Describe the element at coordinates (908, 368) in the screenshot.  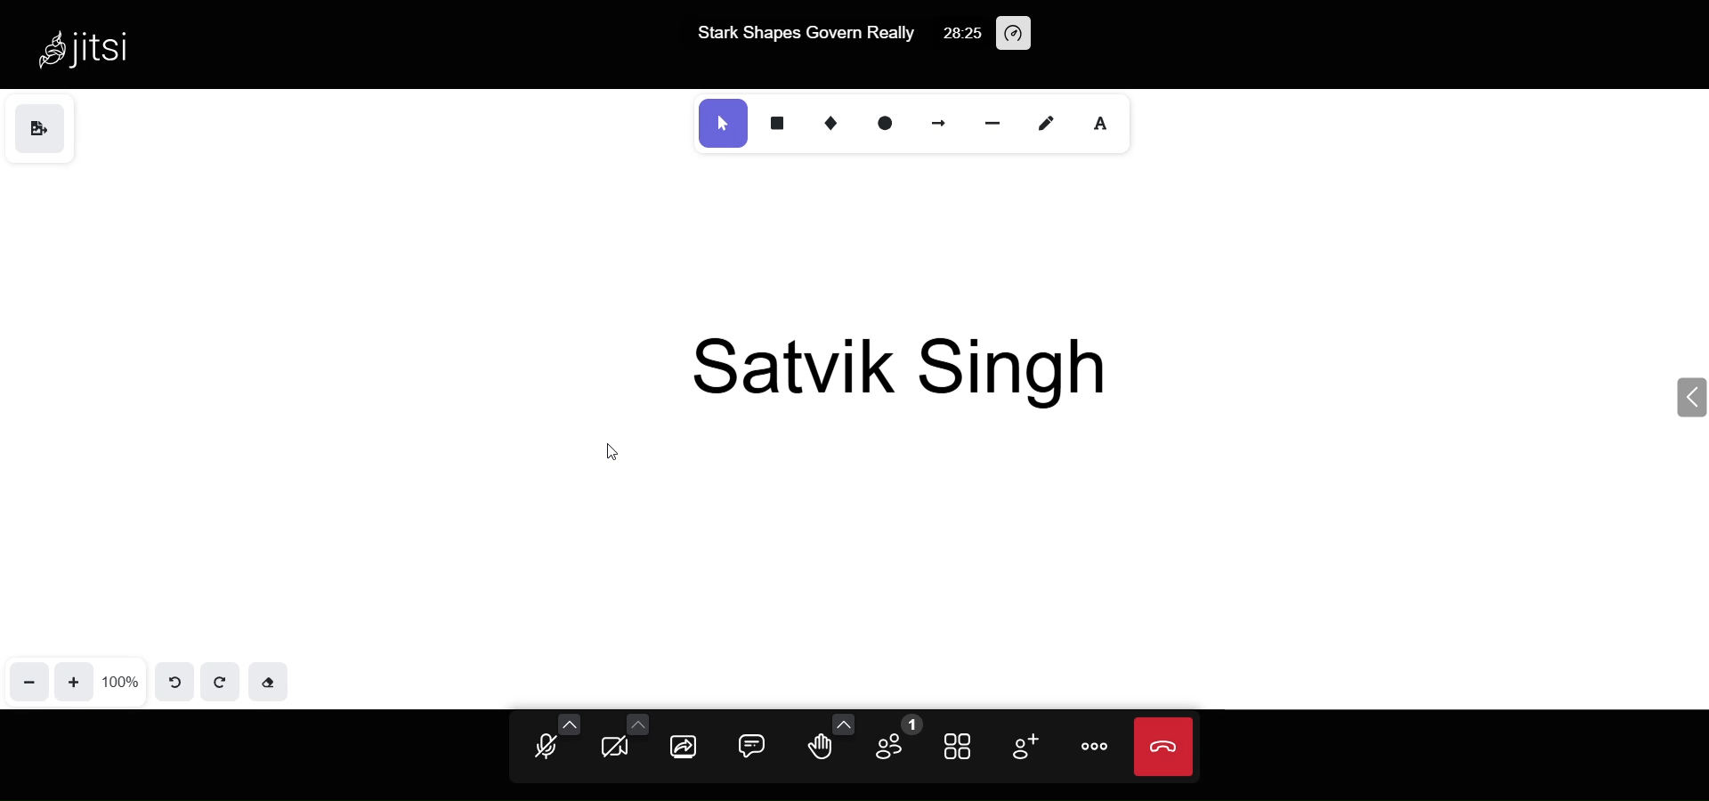
I see `Satvik Singh` at that location.